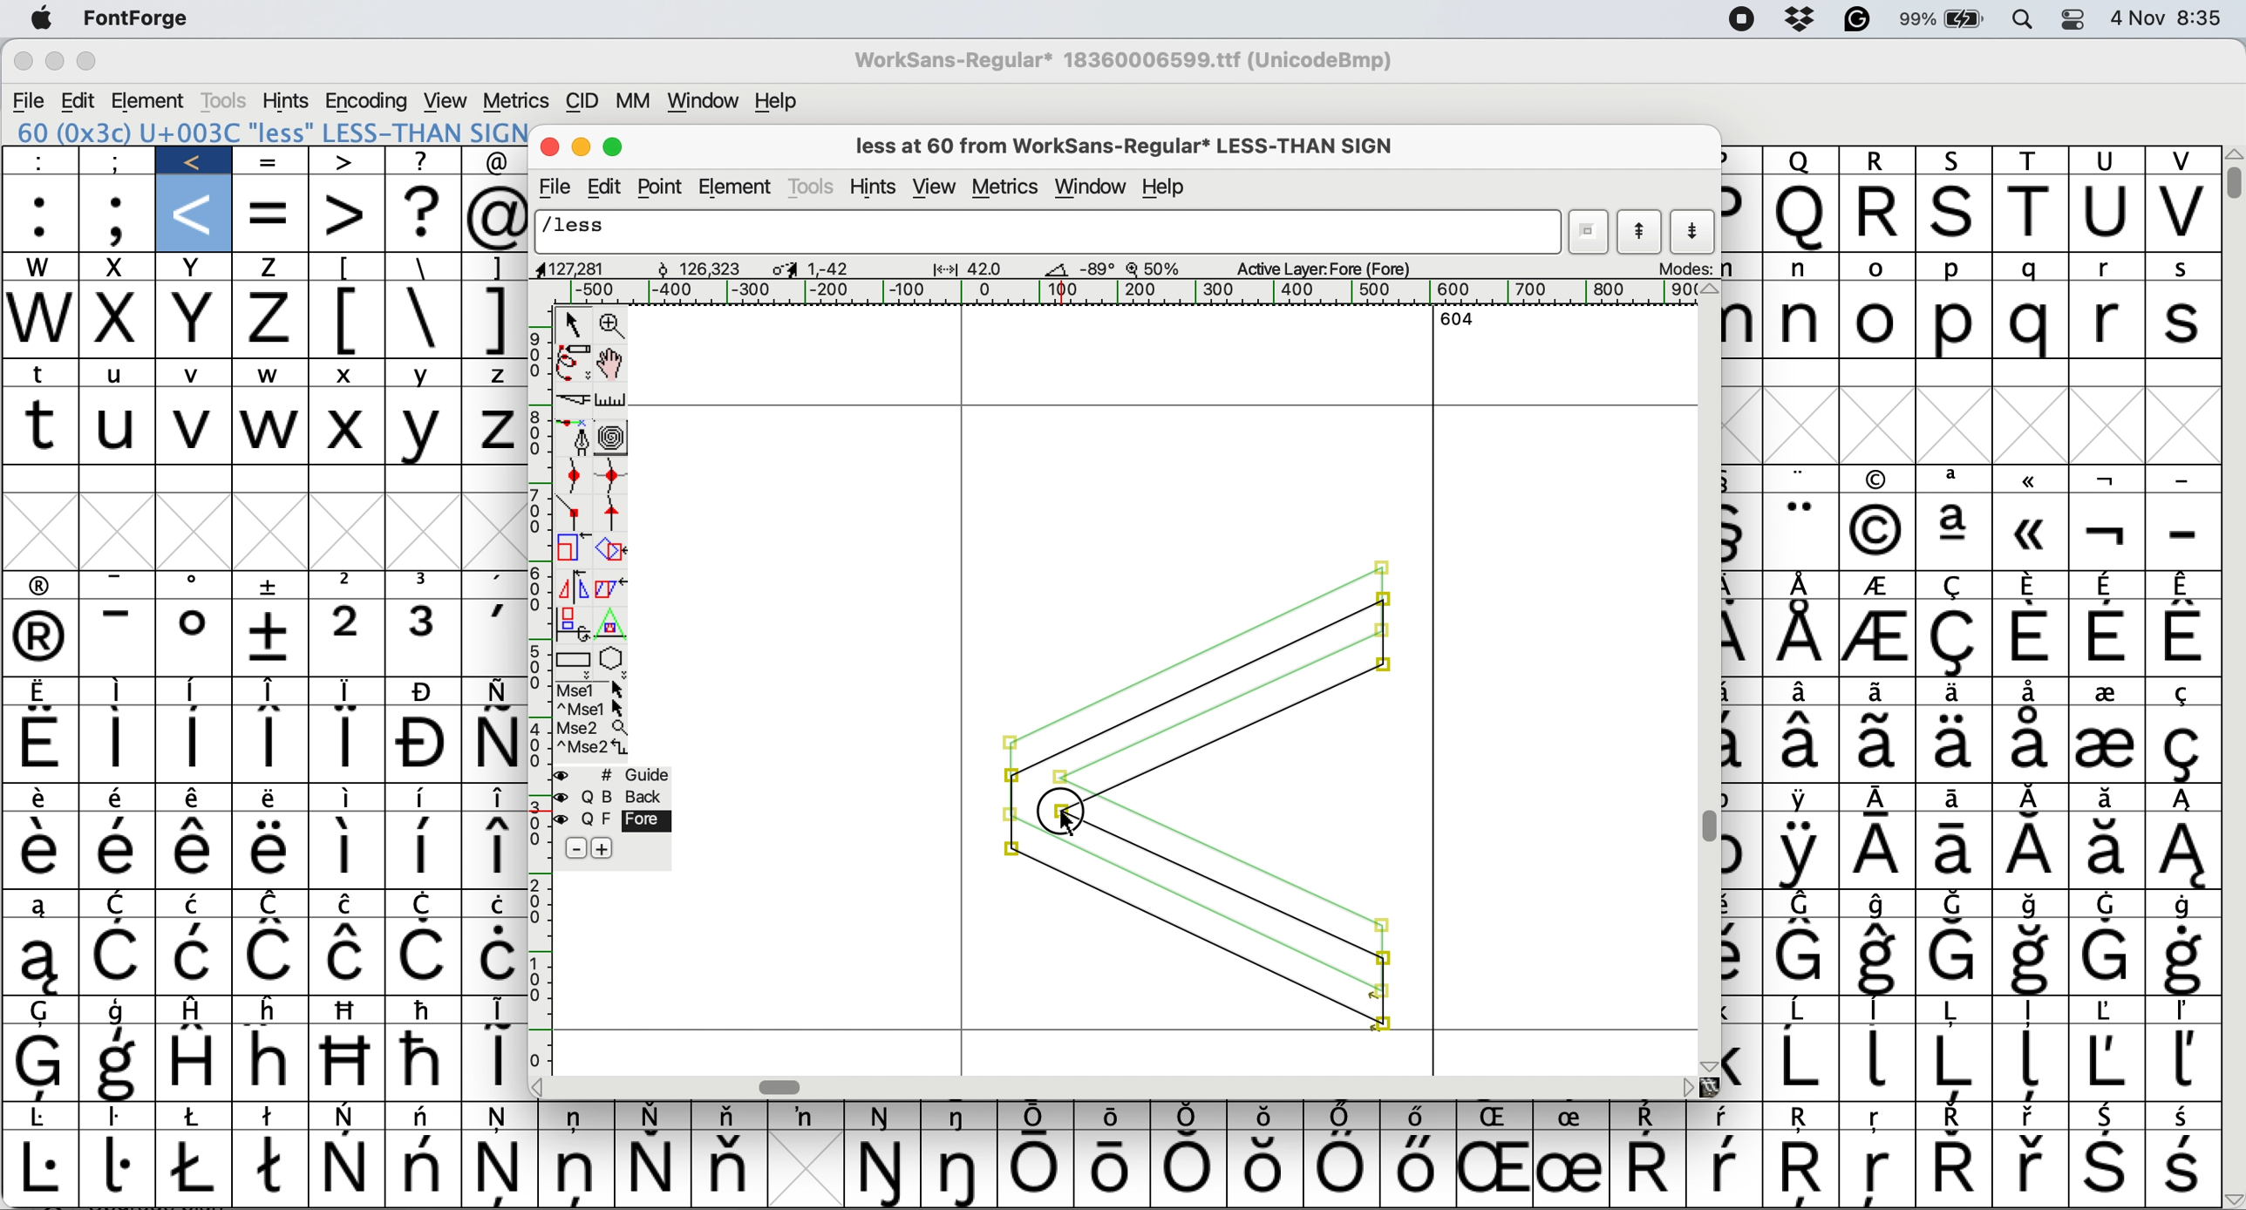  I want to click on ?, so click(423, 212).